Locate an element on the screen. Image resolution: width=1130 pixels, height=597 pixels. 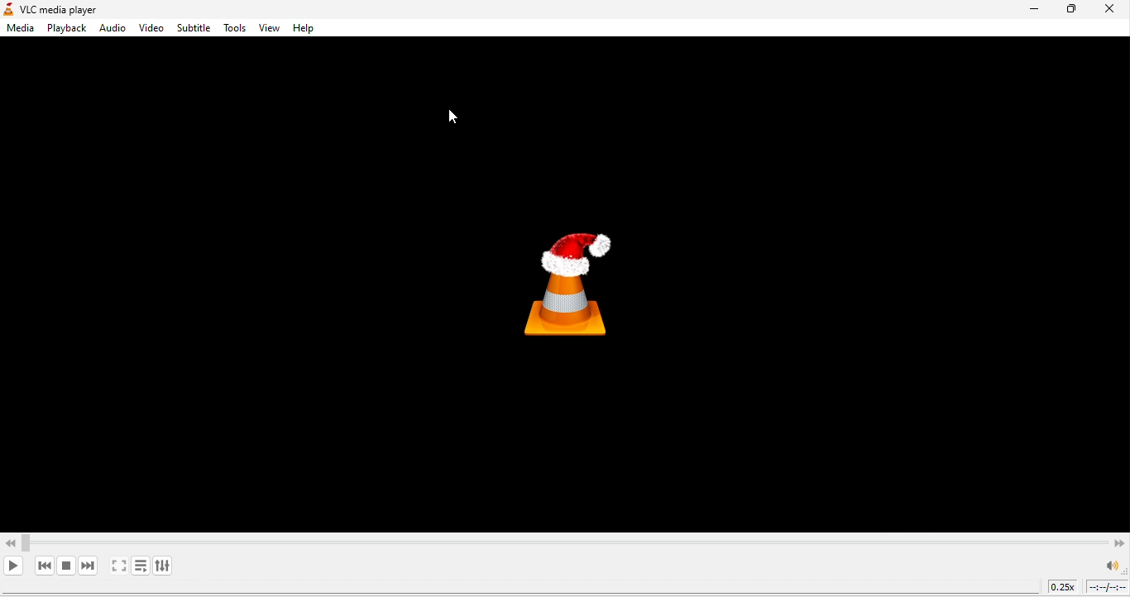
CURSOR is located at coordinates (454, 118).